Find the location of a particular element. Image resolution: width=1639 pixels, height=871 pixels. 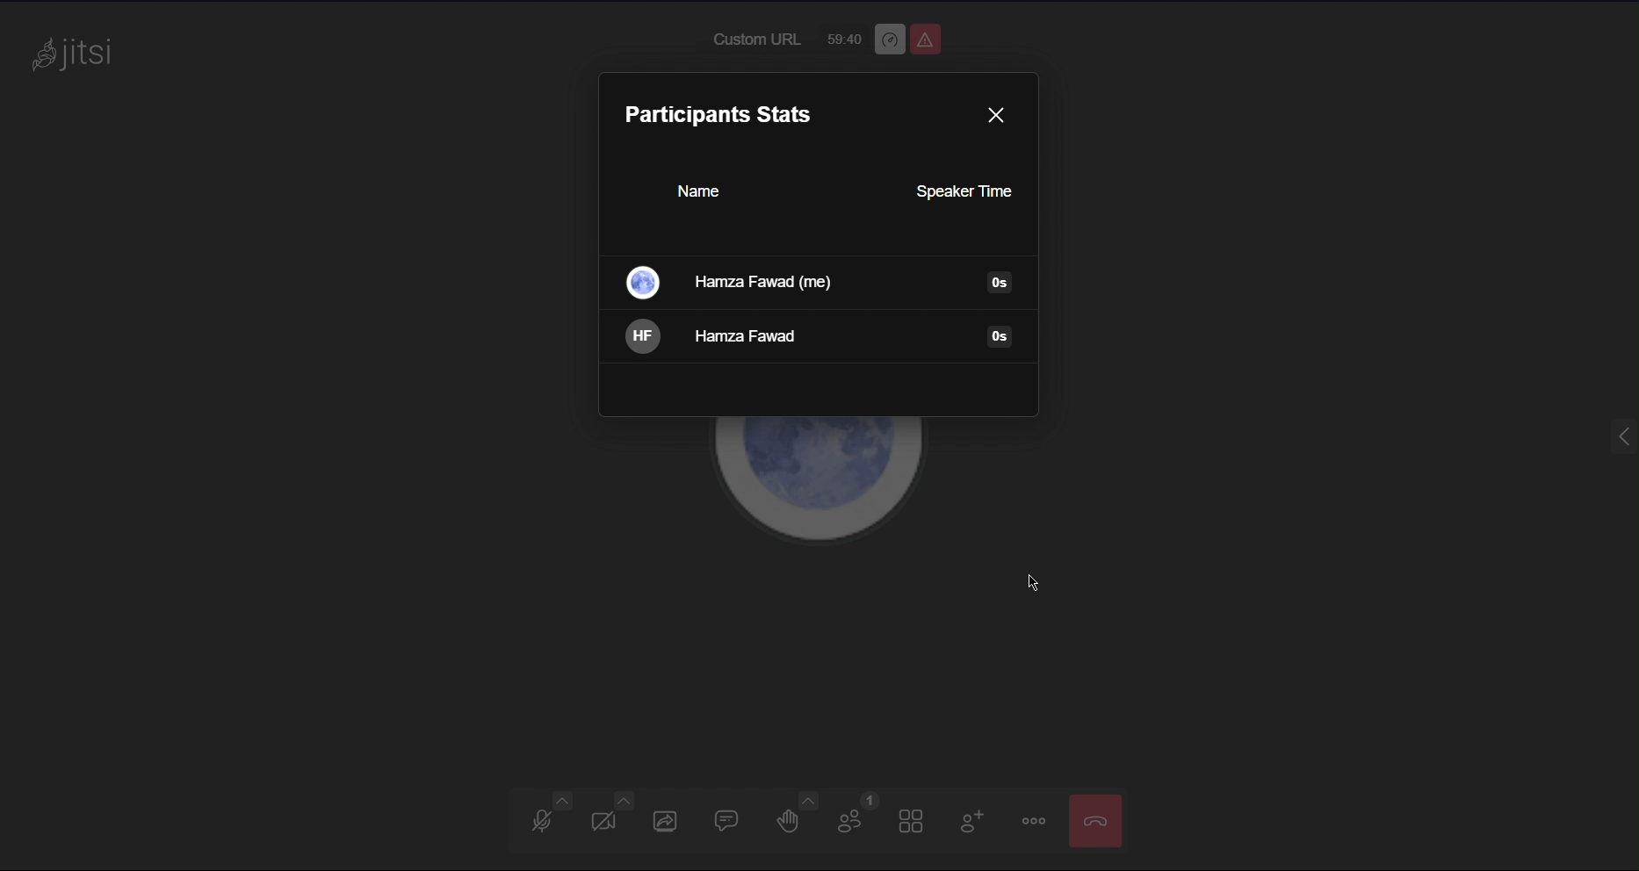

Hamza Fawad(me) is located at coordinates (750, 283).